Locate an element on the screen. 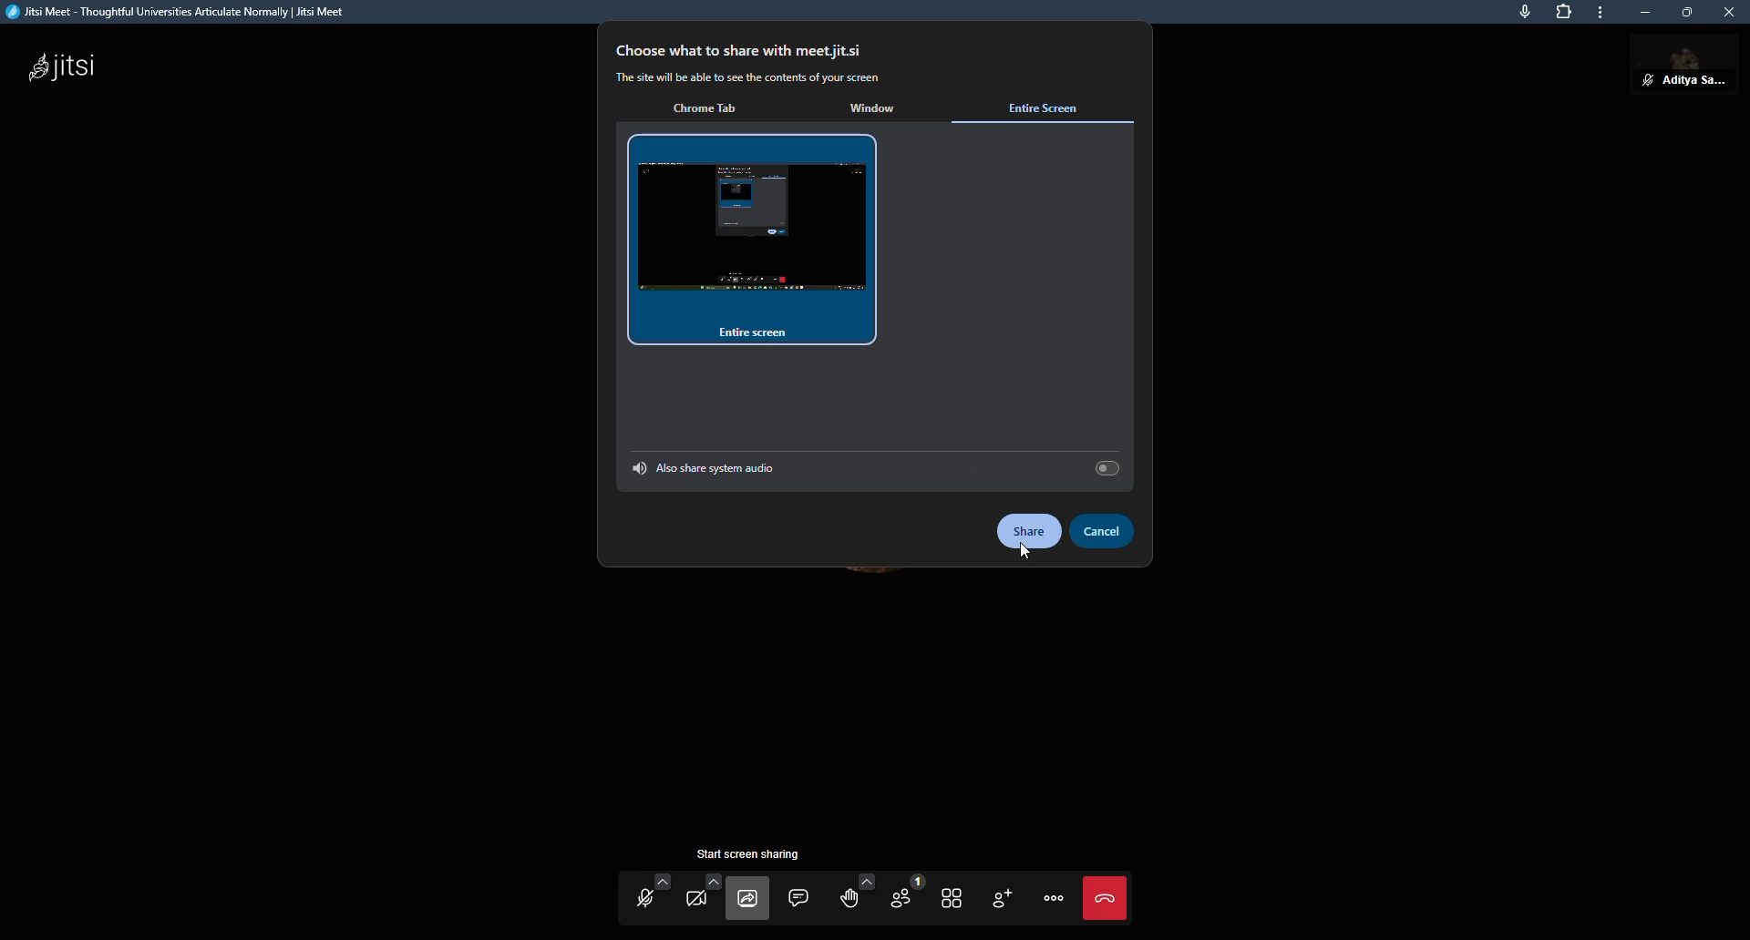 The width and height of the screenshot is (1750, 940). select a tab to share is located at coordinates (1020, 198).